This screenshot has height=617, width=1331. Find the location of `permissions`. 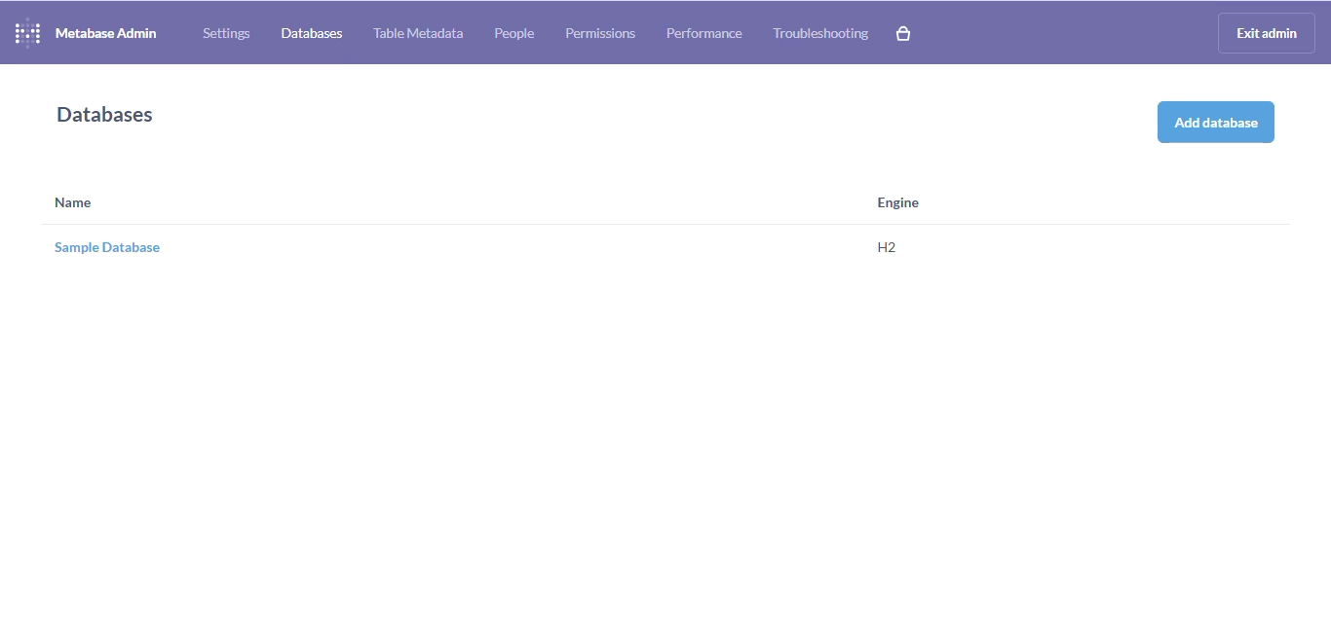

permissions is located at coordinates (600, 33).